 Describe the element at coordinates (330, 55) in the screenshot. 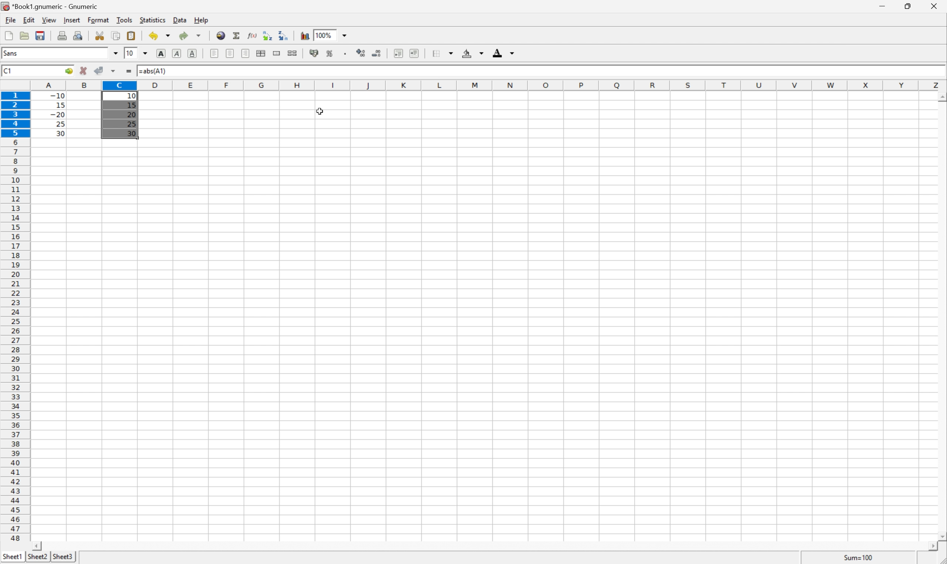

I see `Format the selection as percentage` at that location.